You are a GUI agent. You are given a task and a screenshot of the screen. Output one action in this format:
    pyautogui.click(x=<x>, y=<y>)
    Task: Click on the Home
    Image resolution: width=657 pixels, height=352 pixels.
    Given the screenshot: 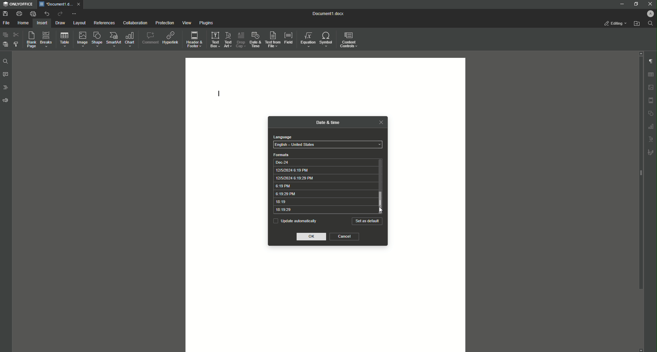 What is the action you would take?
    pyautogui.click(x=24, y=23)
    